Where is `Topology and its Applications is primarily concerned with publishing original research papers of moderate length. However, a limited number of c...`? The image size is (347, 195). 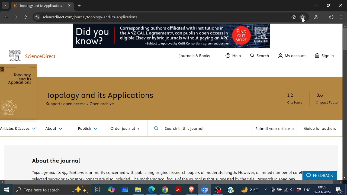
Topology and its Applications is primarily concerned with publishing original research papers of moderate length. However, a limited number of c... is located at coordinates (165, 174).